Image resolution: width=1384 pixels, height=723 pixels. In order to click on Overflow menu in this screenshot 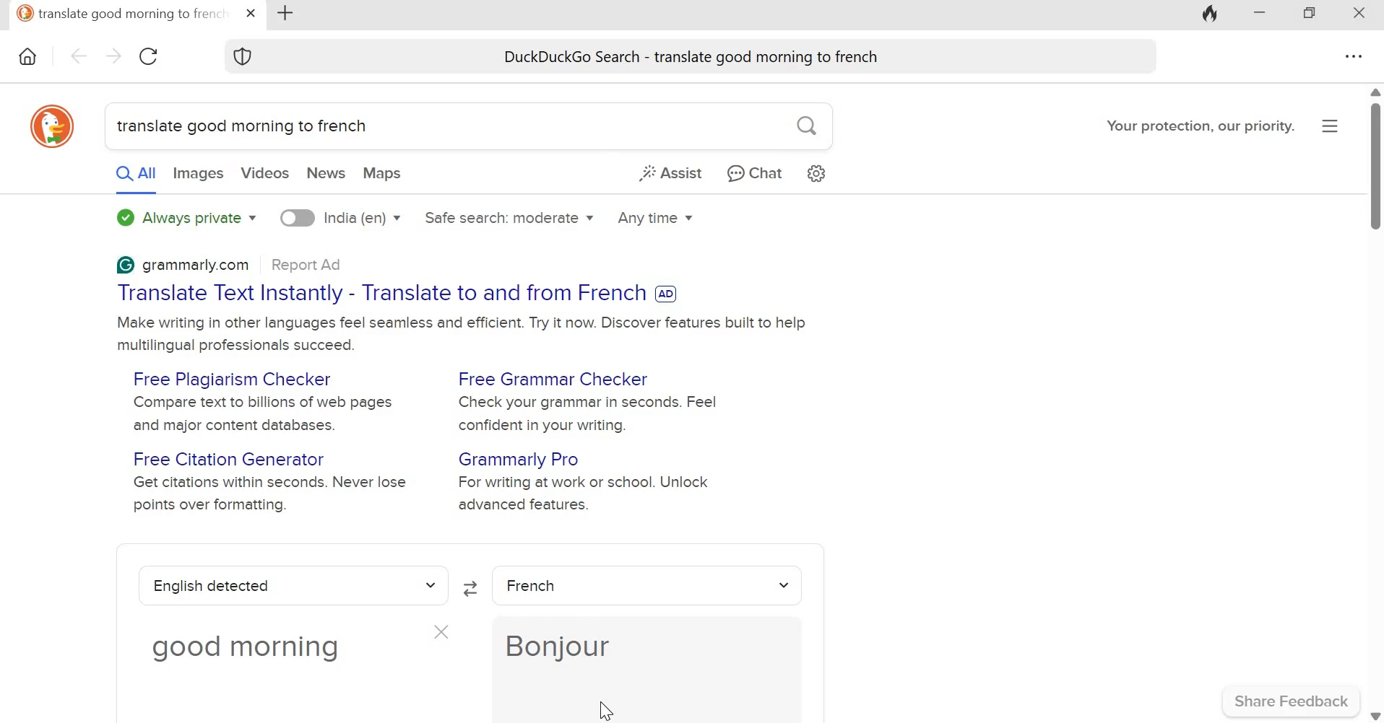, I will do `click(1349, 54)`.